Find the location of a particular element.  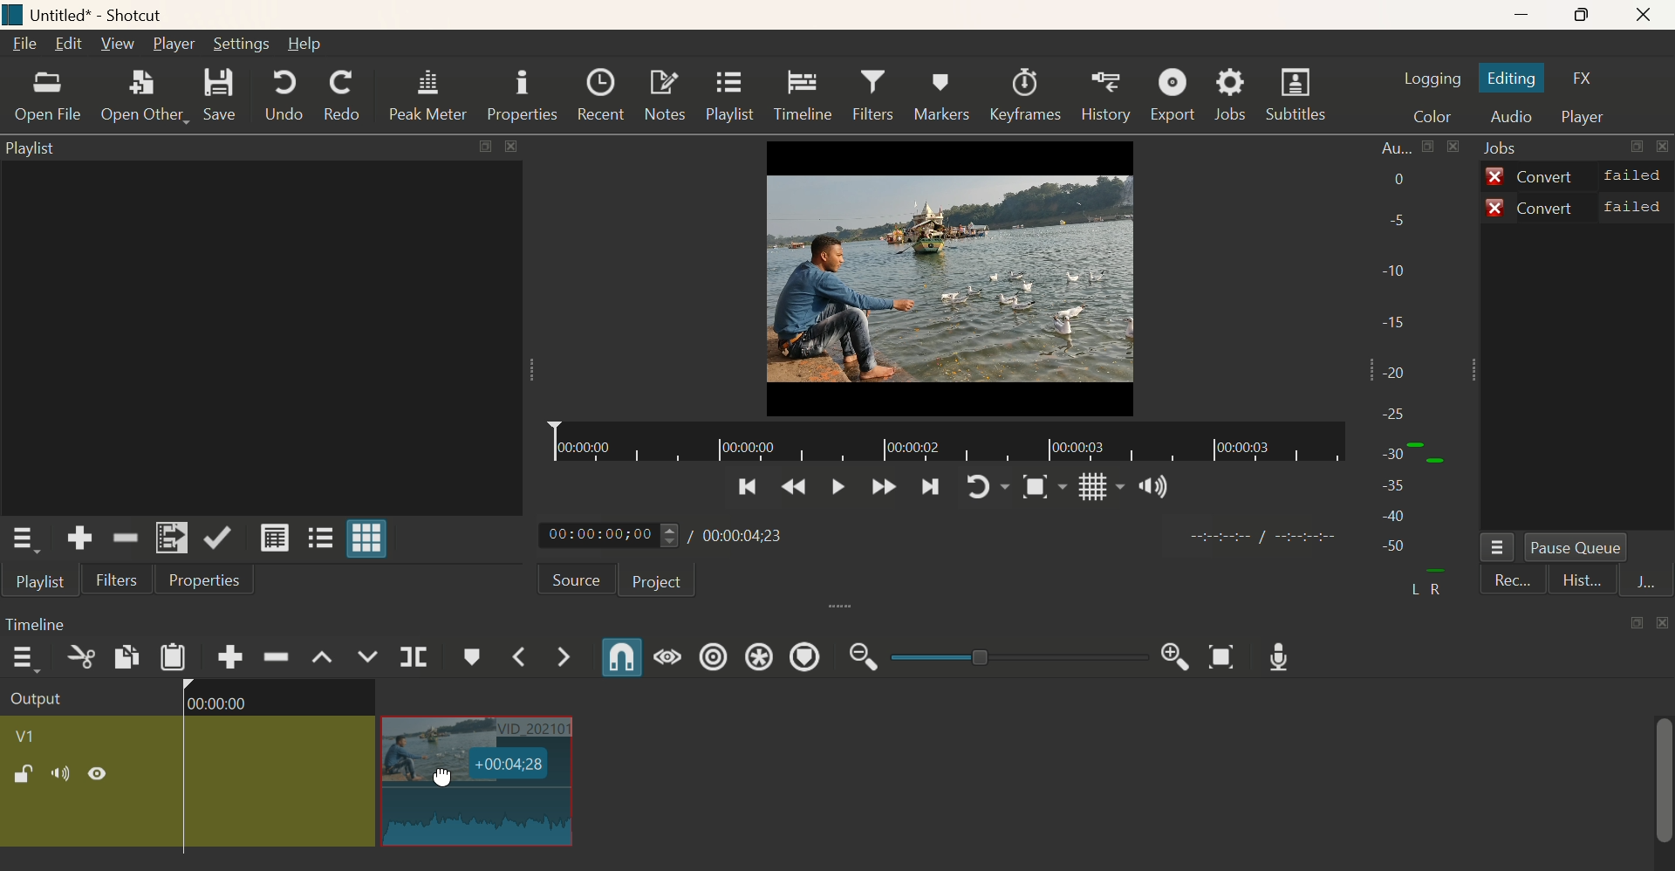

Peak Meter is located at coordinates (429, 94).